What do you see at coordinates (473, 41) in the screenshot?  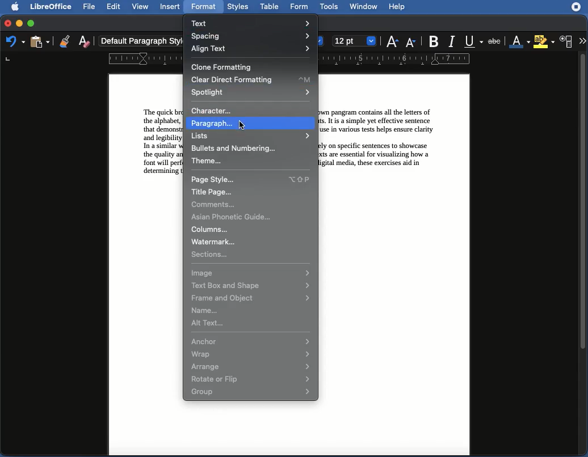 I see `Underline` at bounding box center [473, 41].